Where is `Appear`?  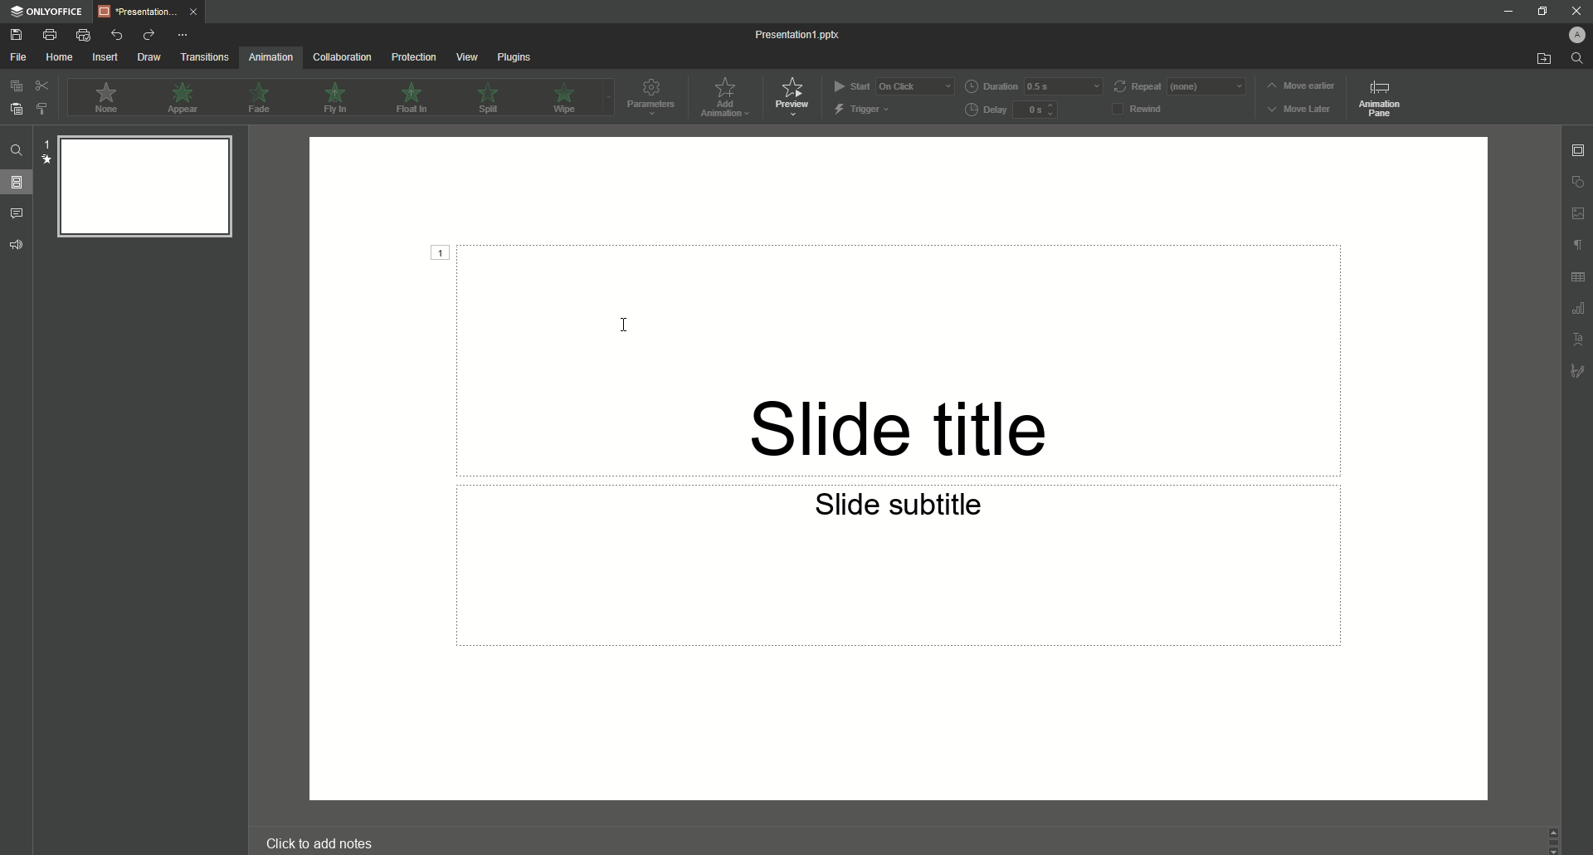
Appear is located at coordinates (184, 99).